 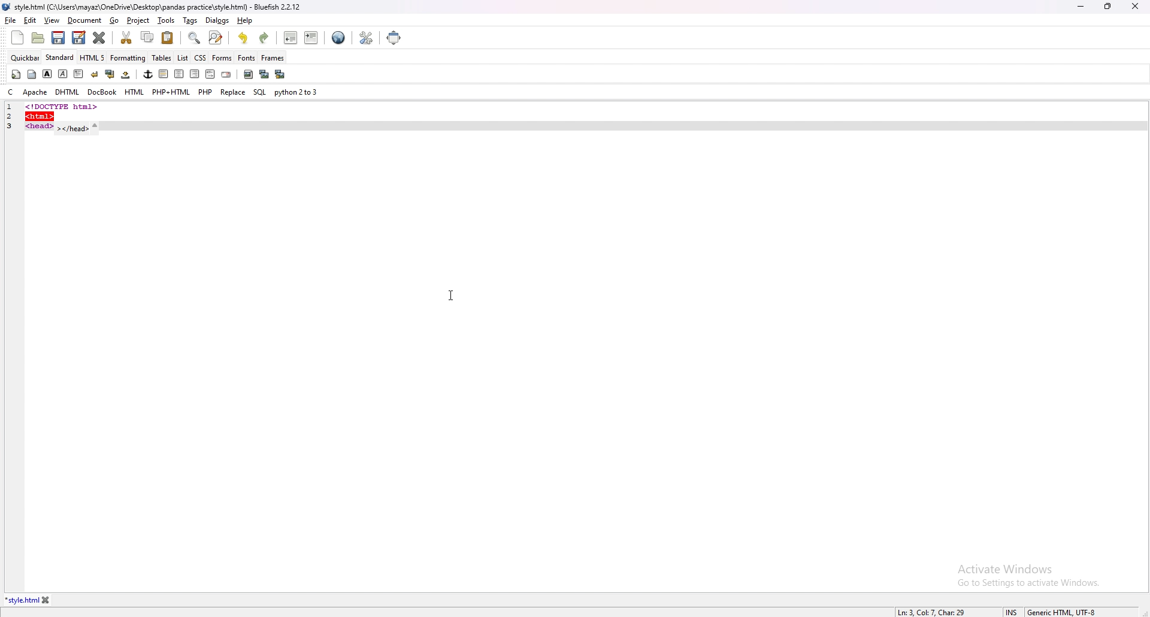 I want to click on line info, so click(x=933, y=611).